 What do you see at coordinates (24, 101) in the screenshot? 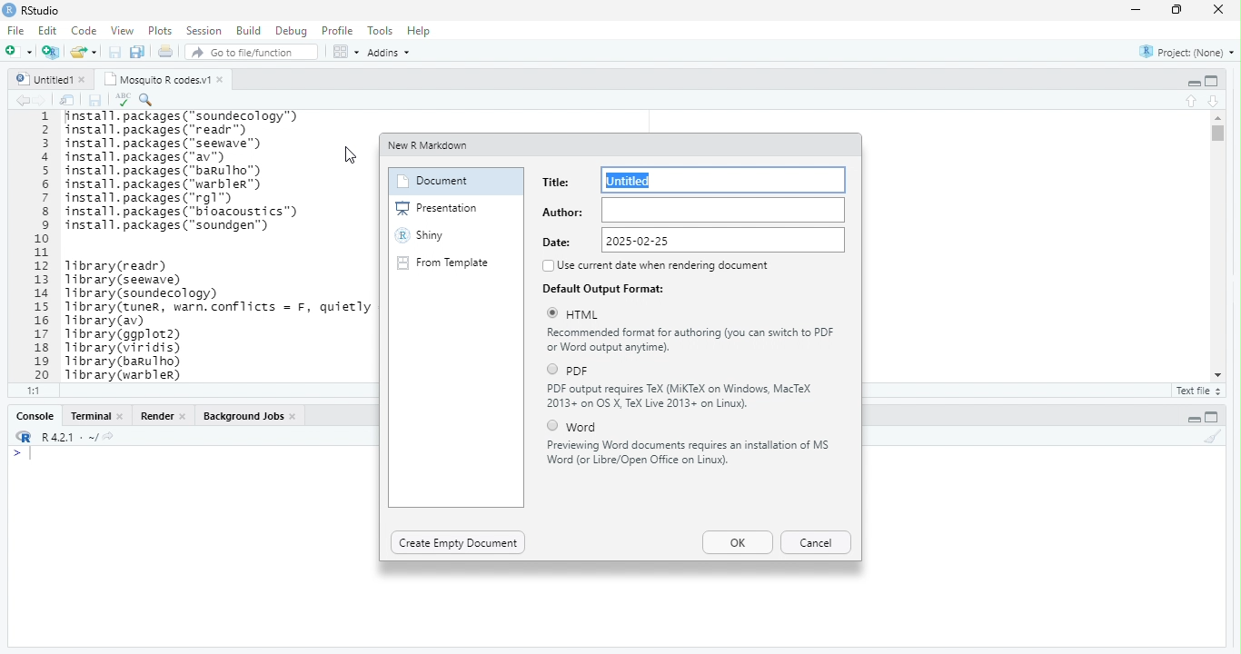
I see `backward` at bounding box center [24, 101].